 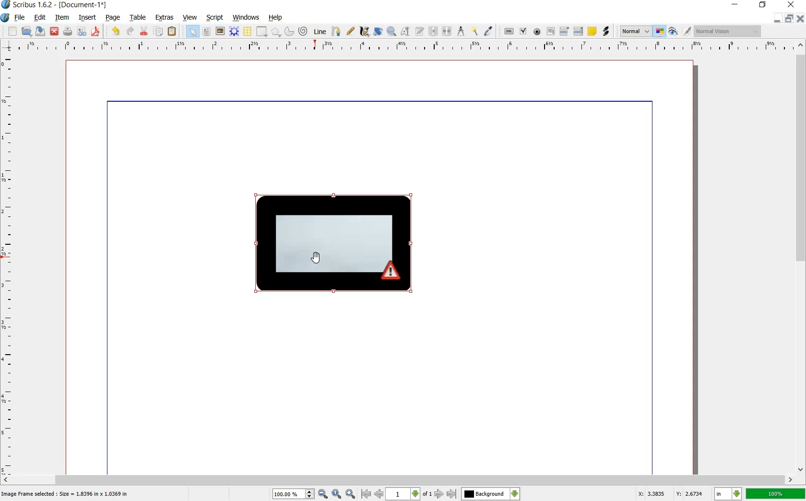 What do you see at coordinates (276, 18) in the screenshot?
I see `help` at bounding box center [276, 18].